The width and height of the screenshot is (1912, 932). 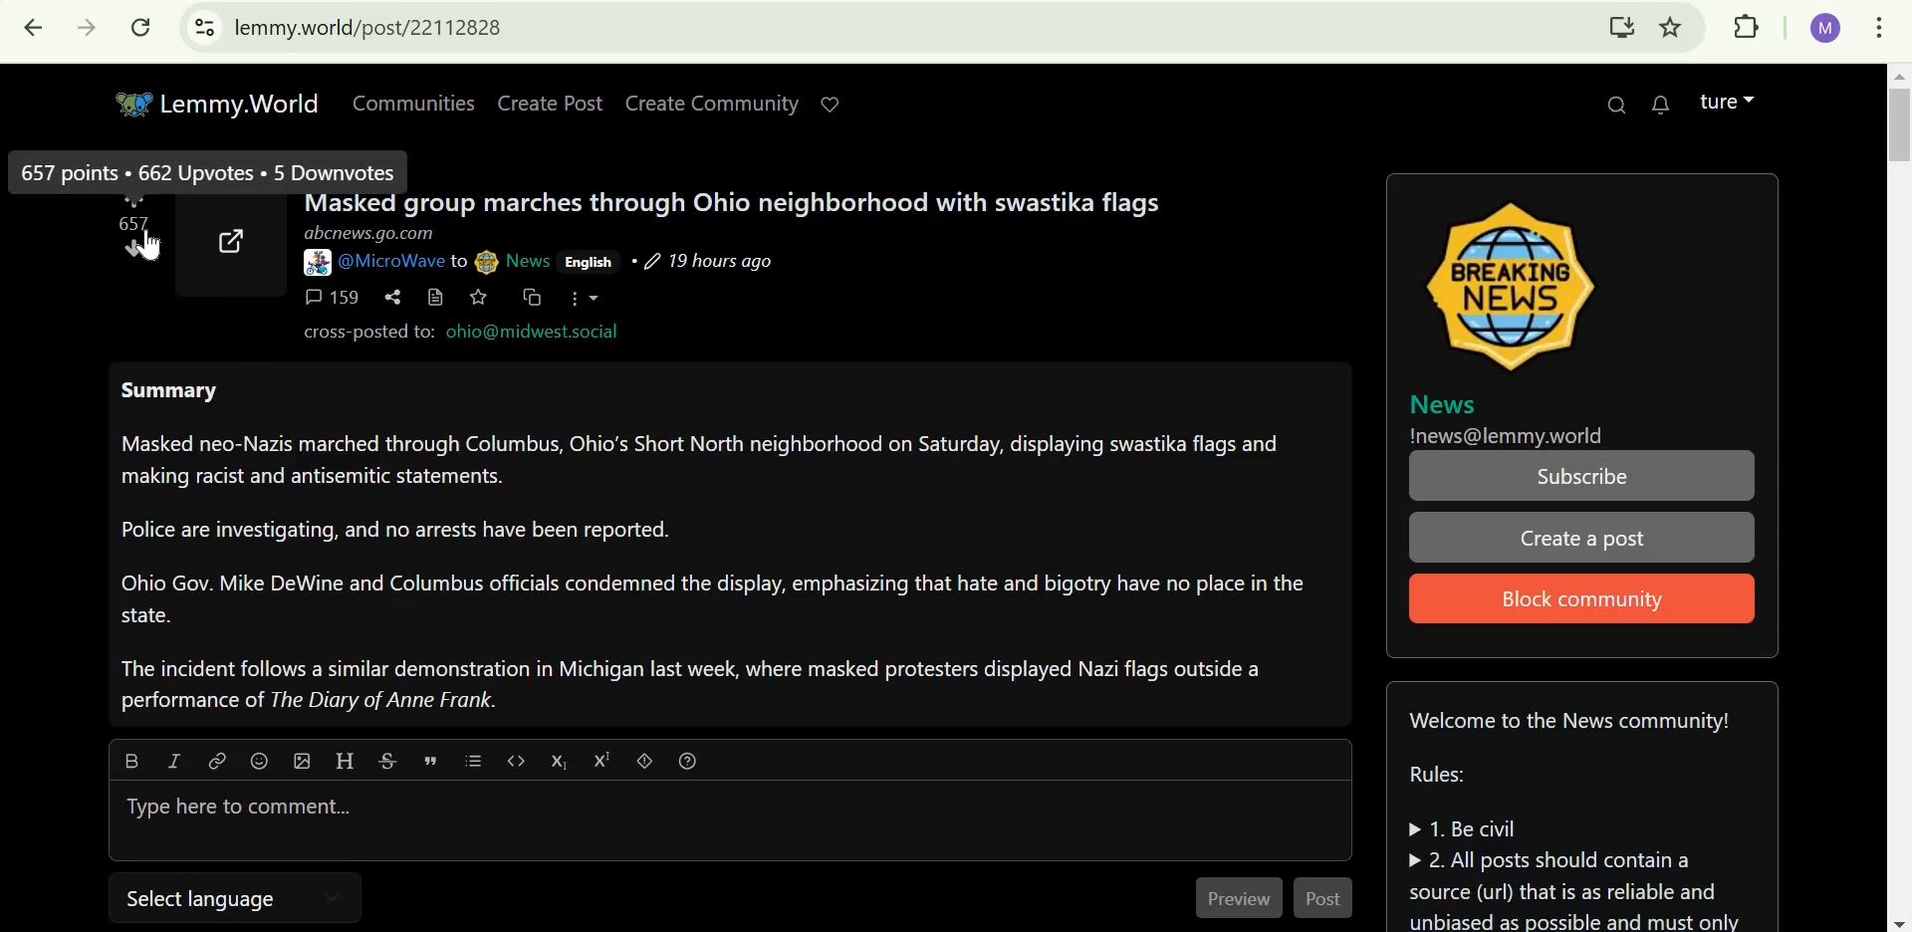 I want to click on Header, so click(x=347, y=760).